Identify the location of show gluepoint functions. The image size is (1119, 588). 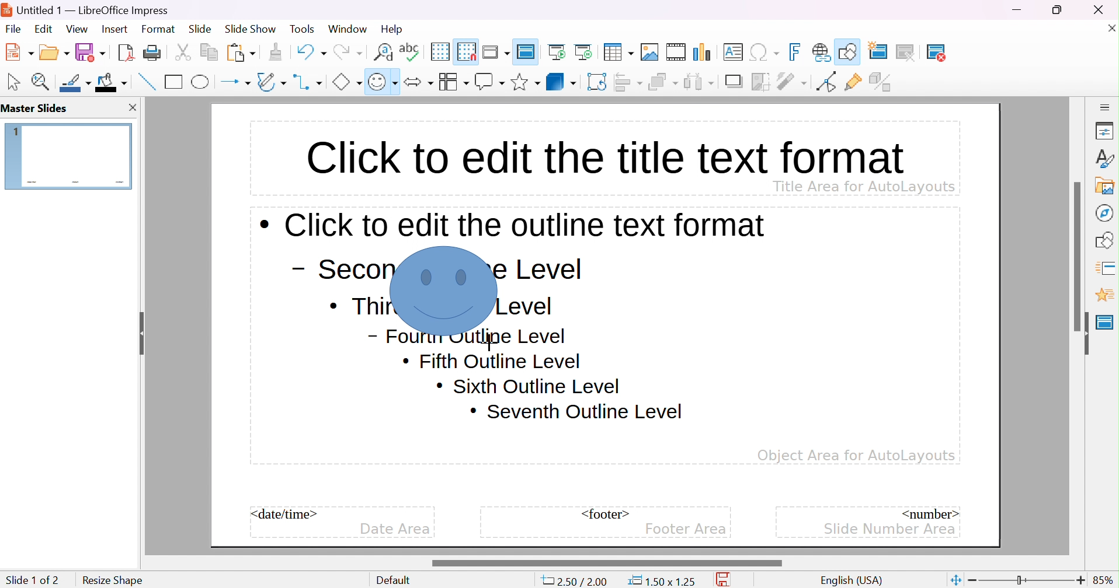
(853, 82).